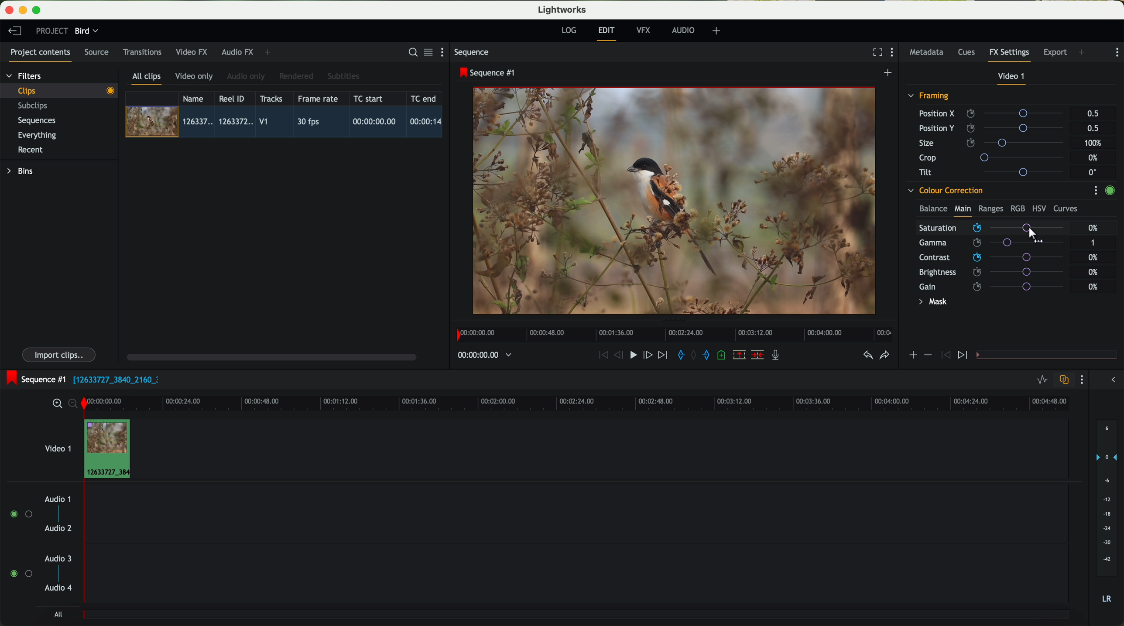  Describe the element at coordinates (969, 53) in the screenshot. I see `cues` at that location.